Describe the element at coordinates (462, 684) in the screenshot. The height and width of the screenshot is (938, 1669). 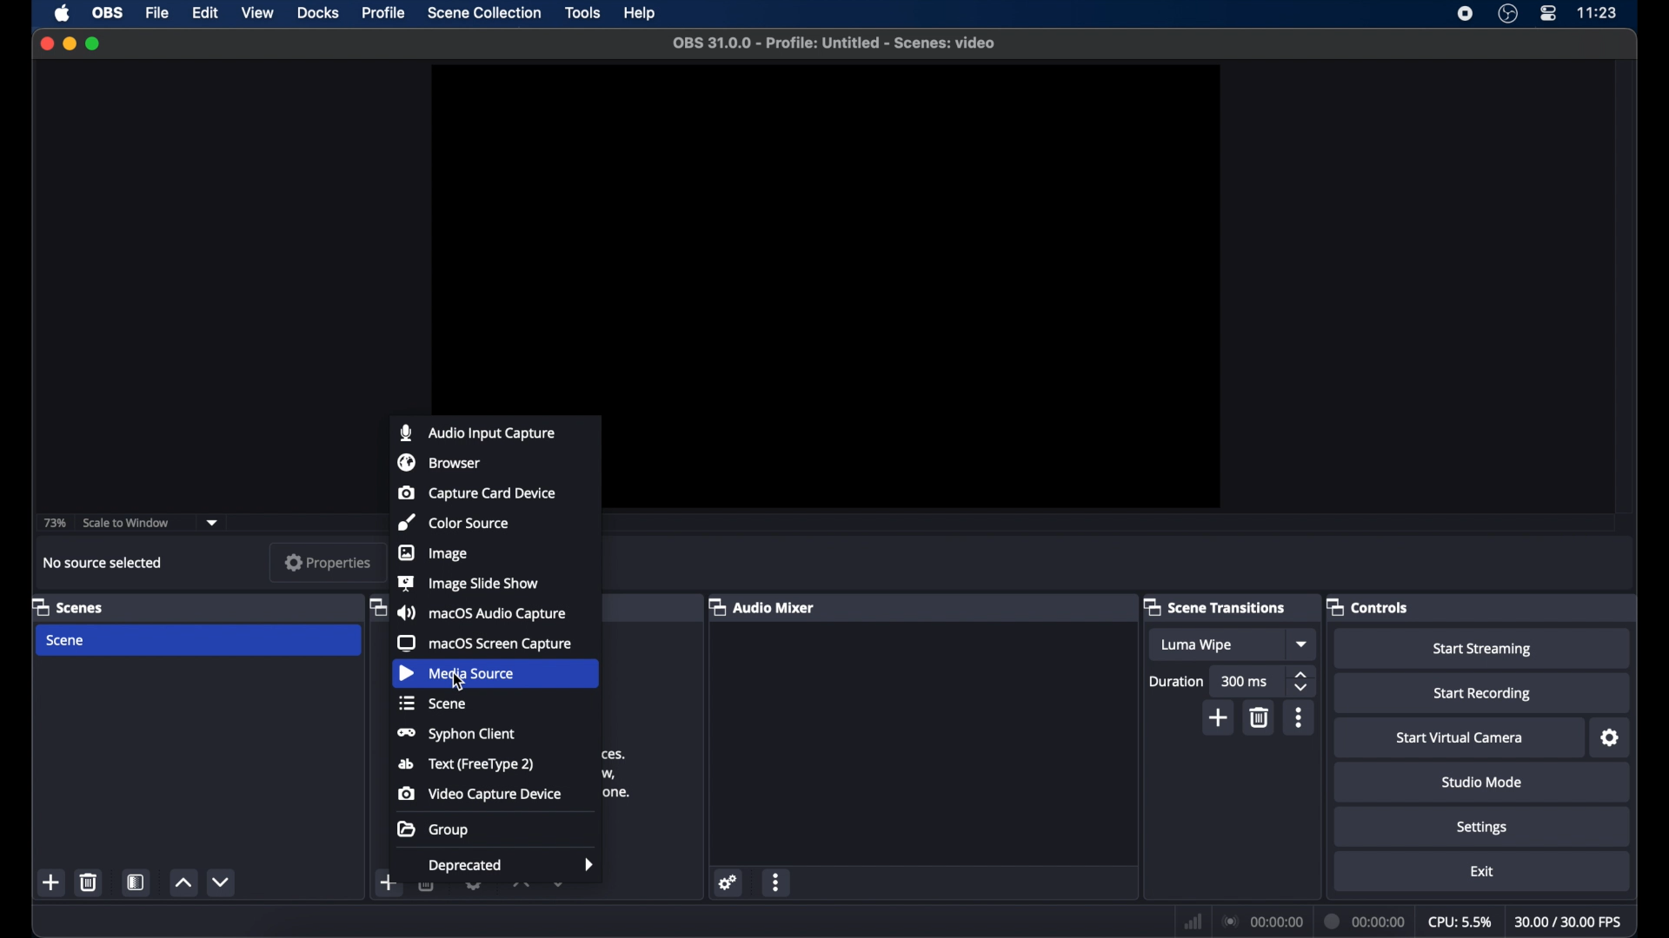
I see `cursor` at that location.